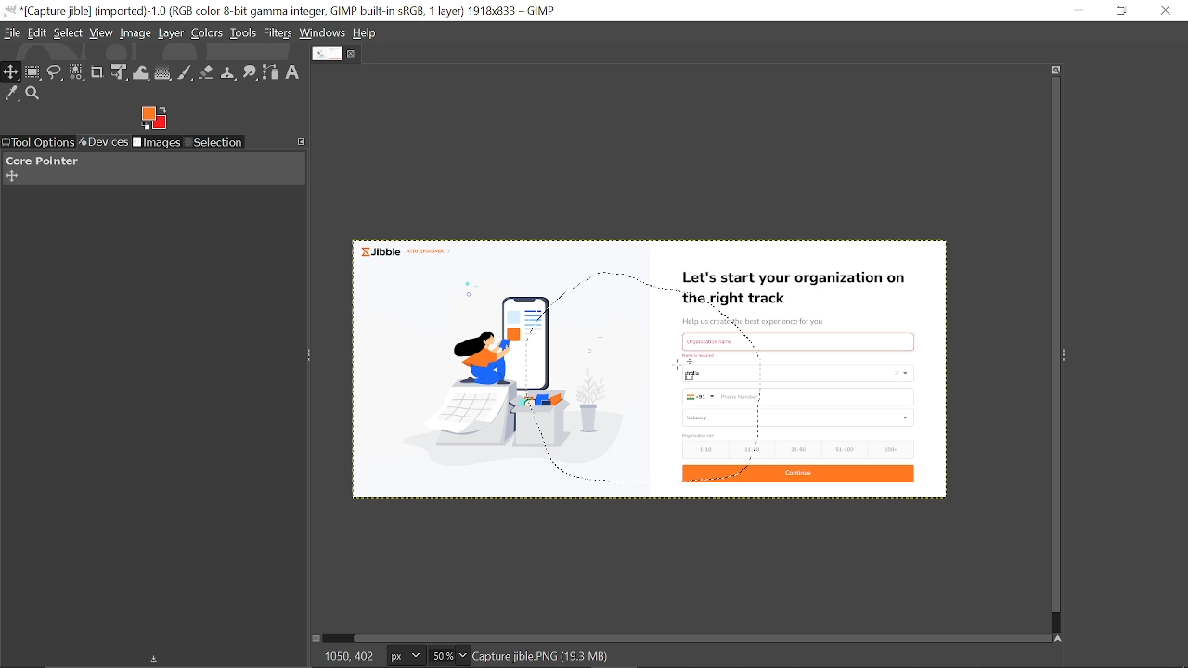  Describe the element at coordinates (164, 73) in the screenshot. I see `Gradient tool` at that location.